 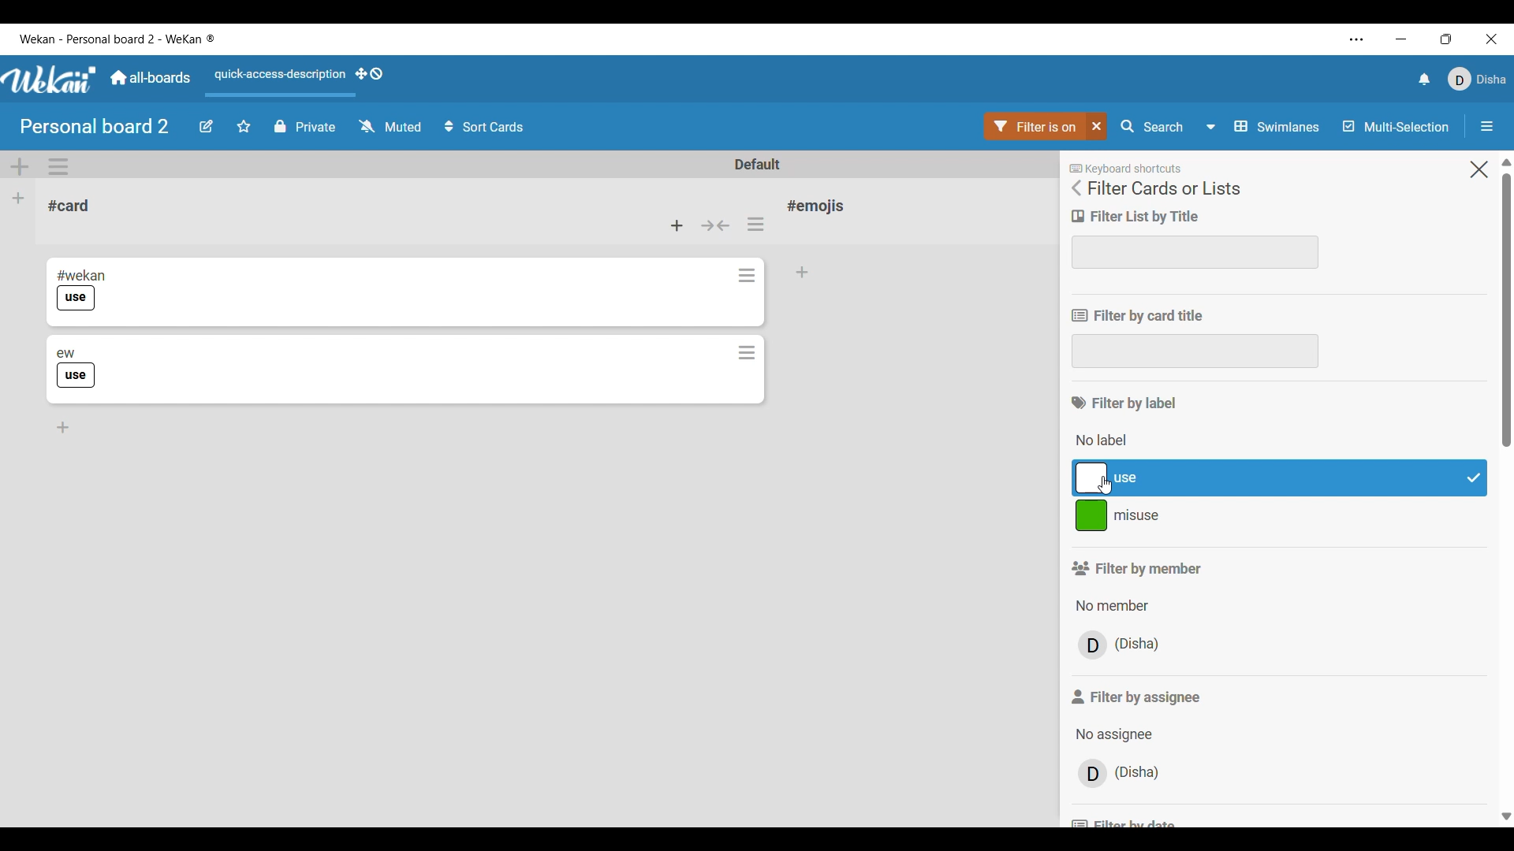 What do you see at coordinates (1136, 217) in the screenshot?
I see `Filter title` at bounding box center [1136, 217].